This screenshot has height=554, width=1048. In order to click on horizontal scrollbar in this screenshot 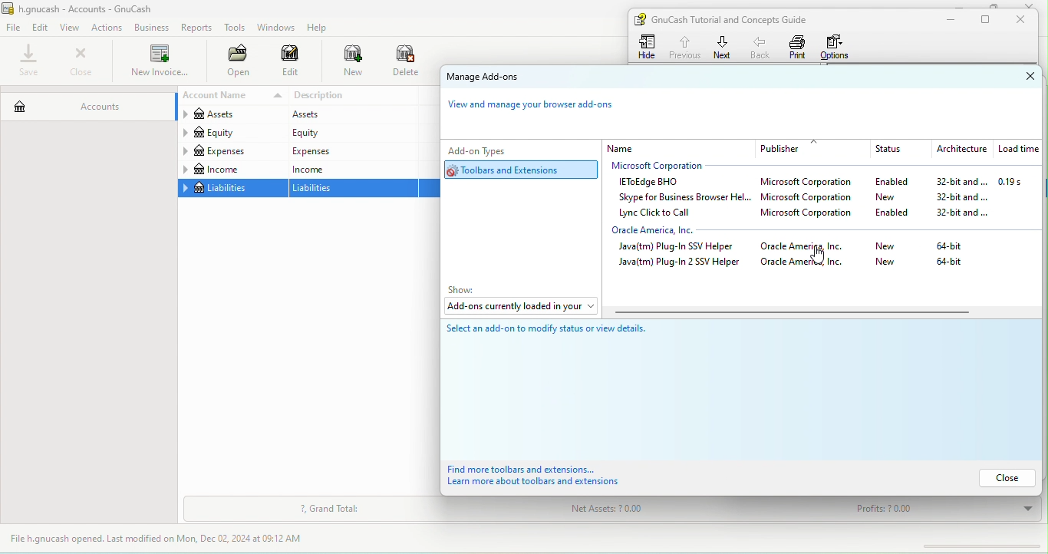, I will do `click(790, 313)`.